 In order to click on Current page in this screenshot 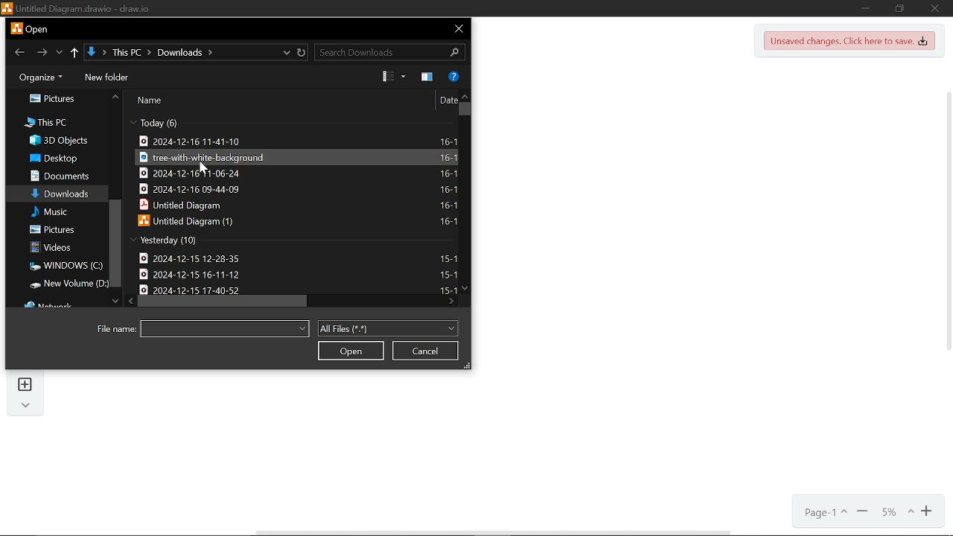, I will do `click(820, 513)`.